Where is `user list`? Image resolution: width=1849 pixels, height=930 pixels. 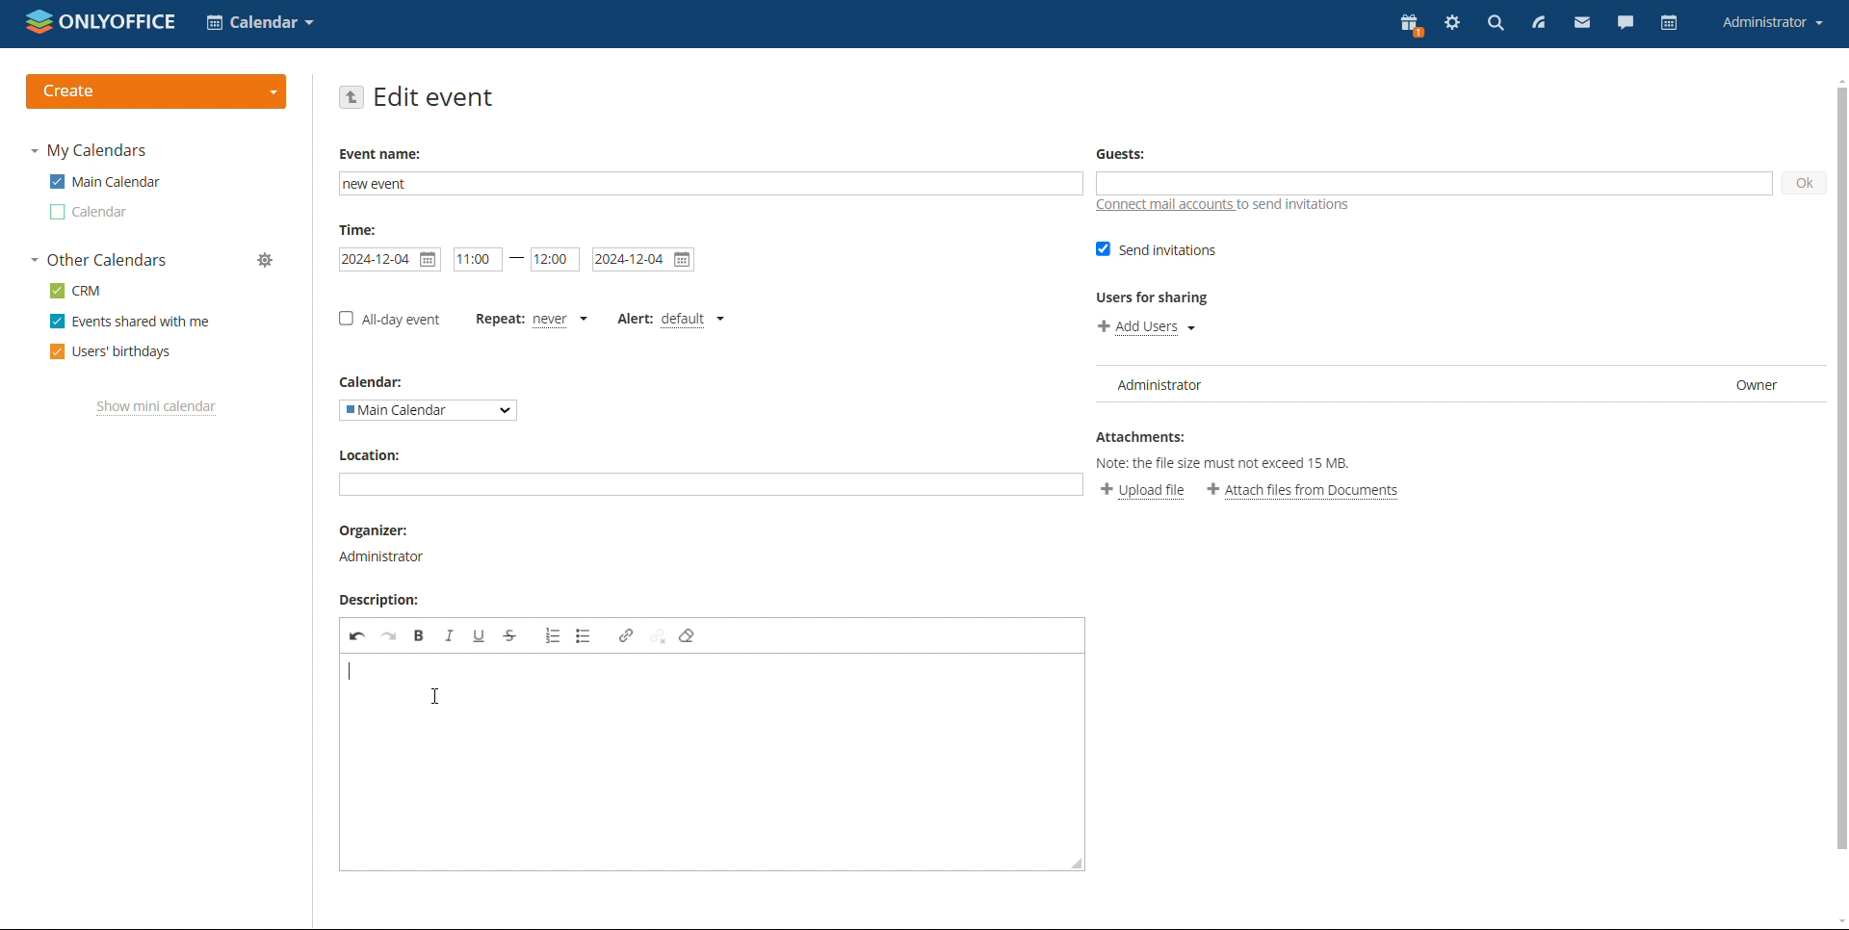
user list is located at coordinates (1454, 383).